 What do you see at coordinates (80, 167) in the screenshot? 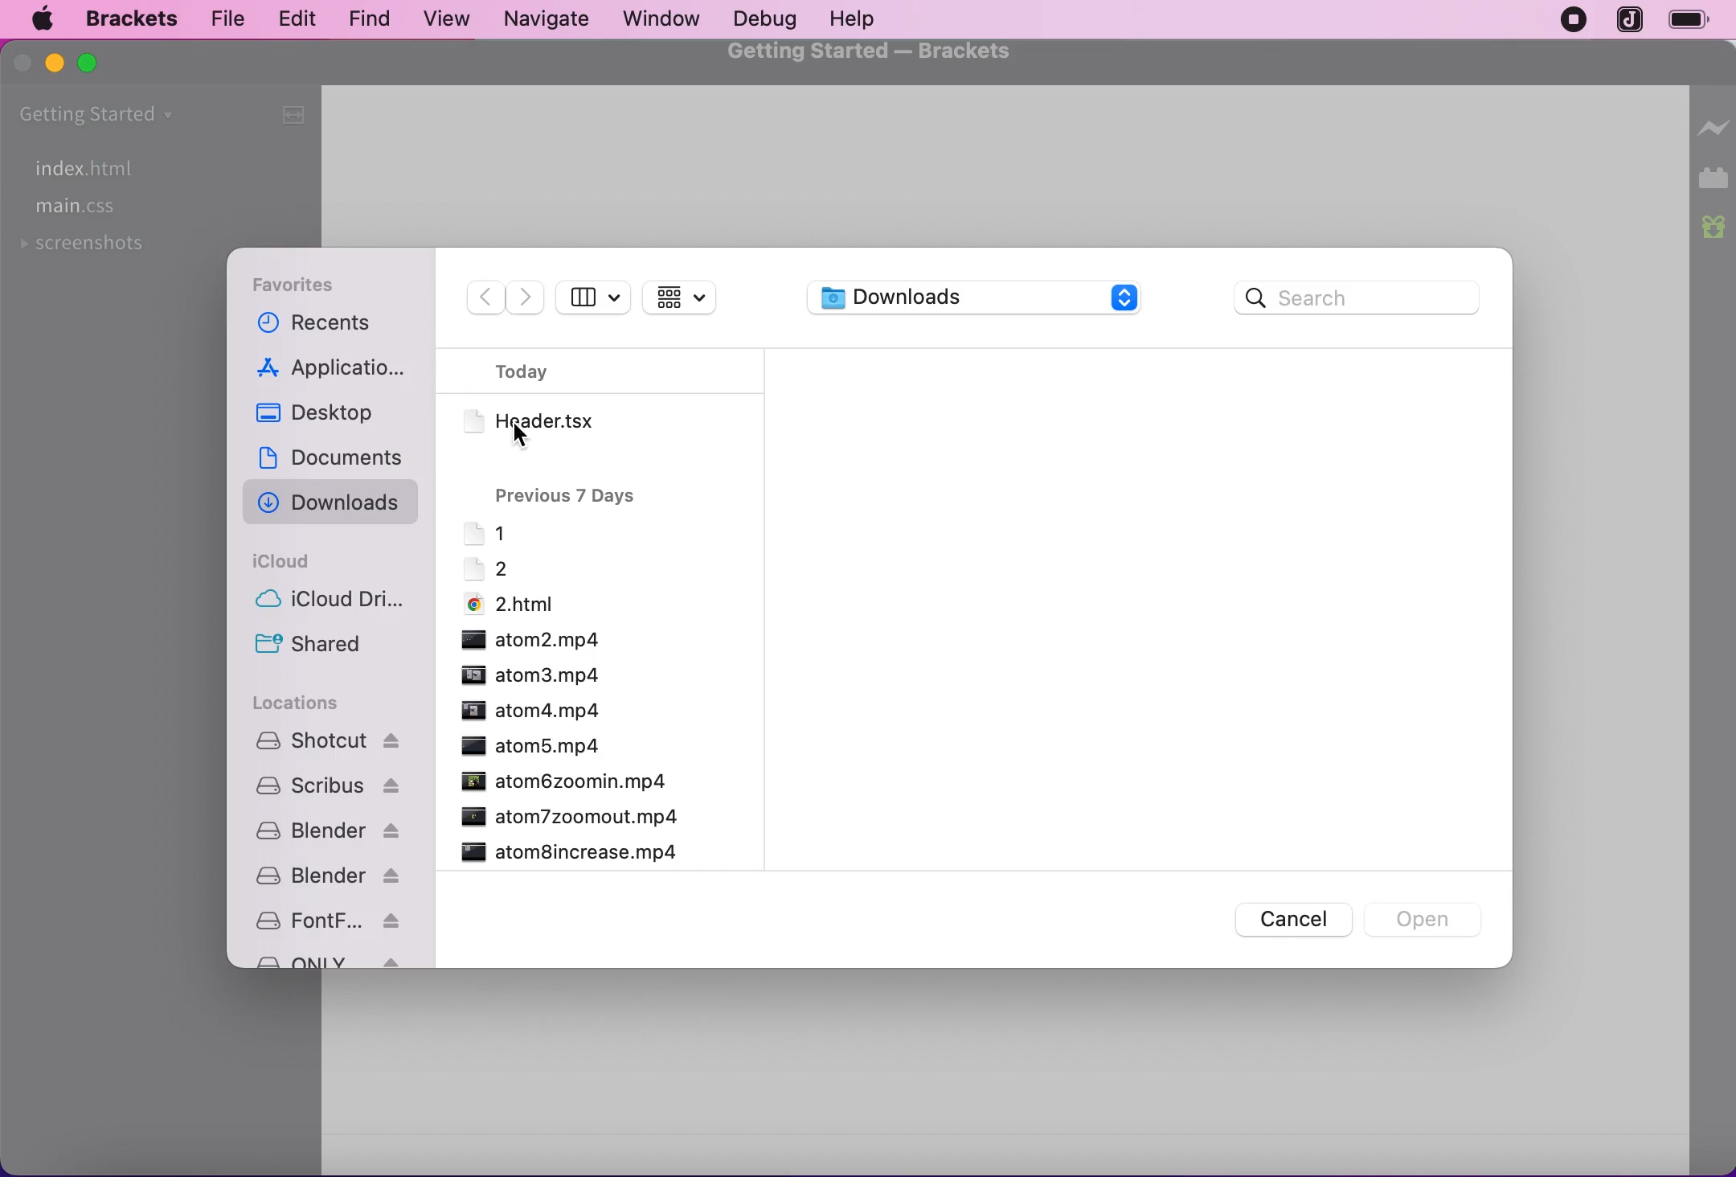
I see `index.html` at bounding box center [80, 167].